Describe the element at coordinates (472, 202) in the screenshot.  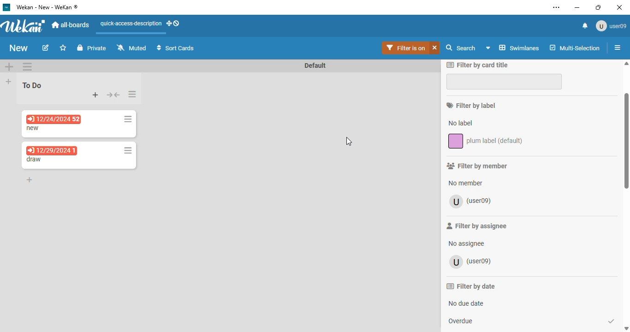
I see `user09` at that location.